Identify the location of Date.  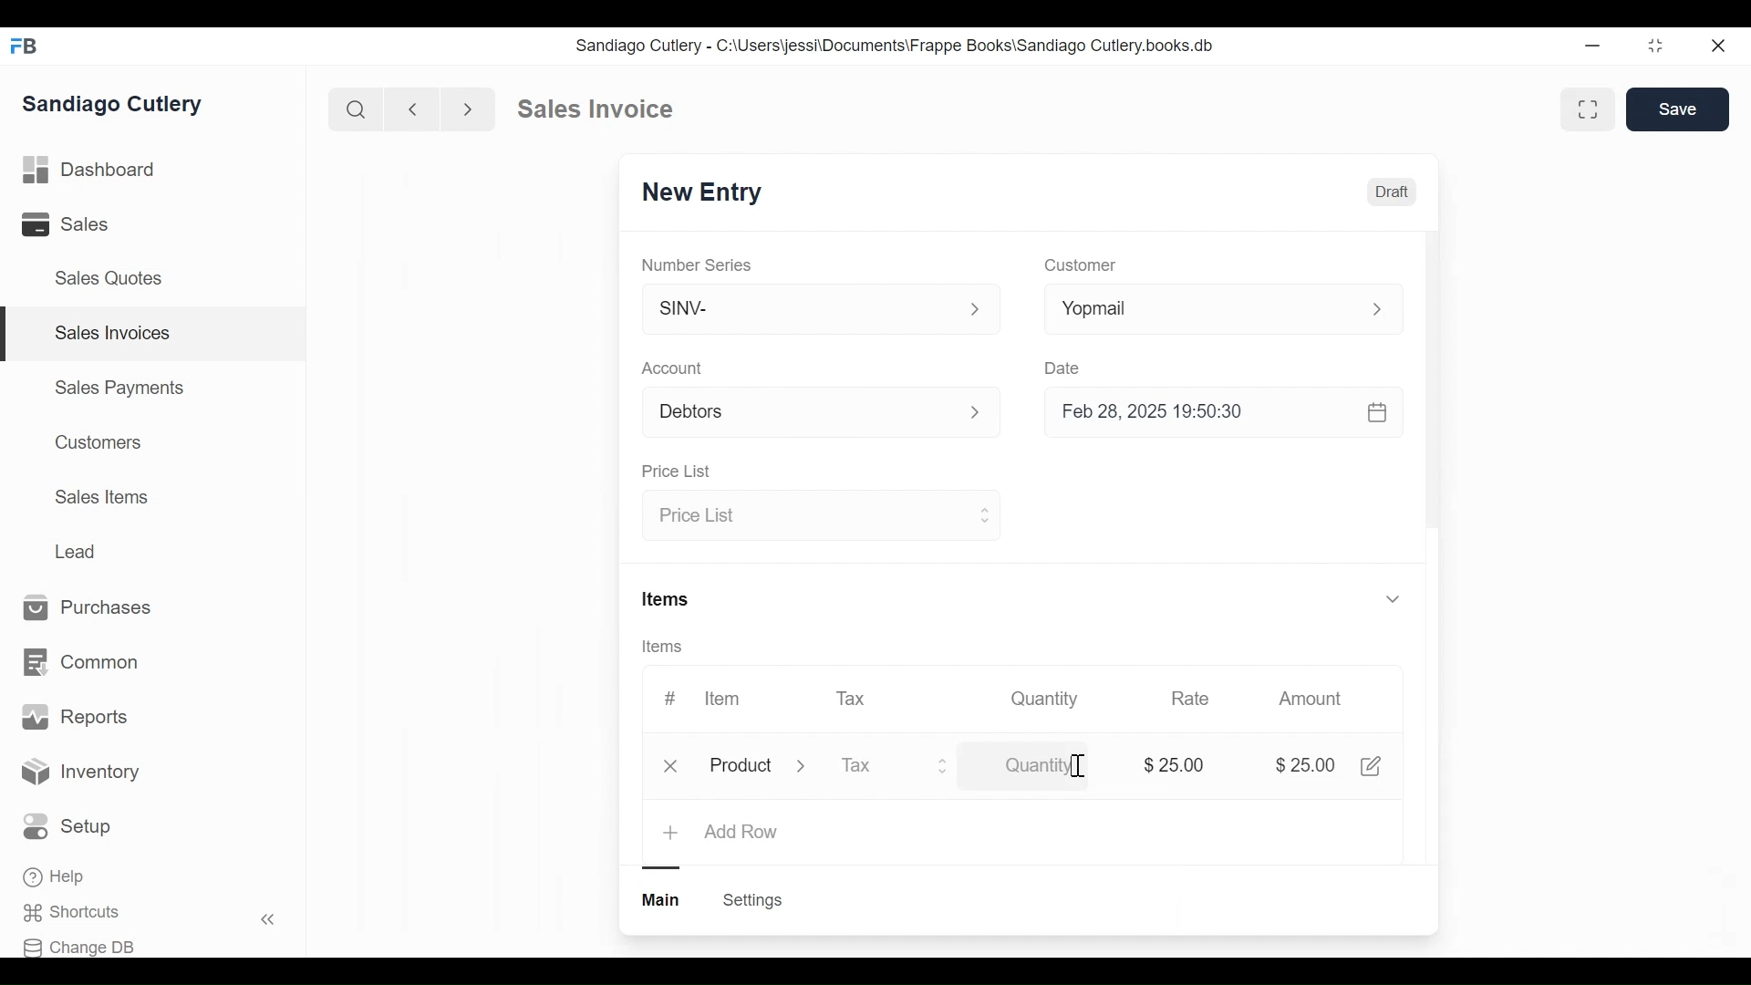
(1065, 368).